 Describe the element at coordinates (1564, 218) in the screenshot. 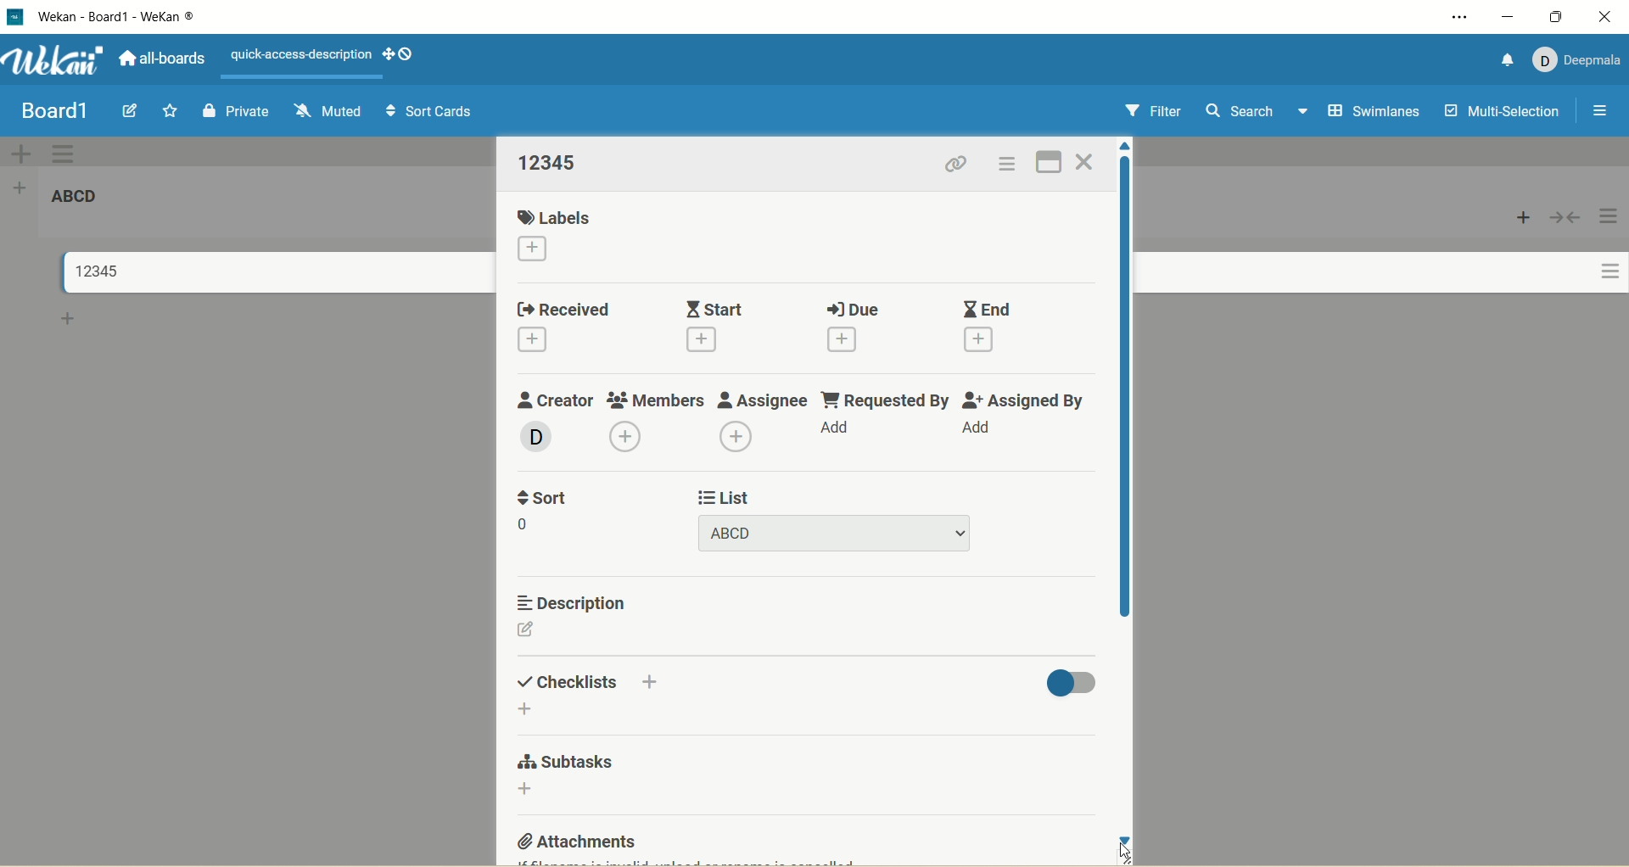

I see `collapse` at that location.